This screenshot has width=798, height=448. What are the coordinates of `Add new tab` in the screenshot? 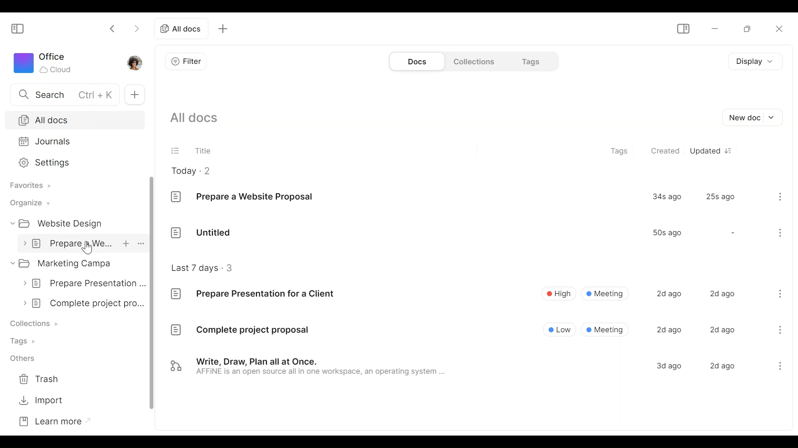 It's located at (223, 28).